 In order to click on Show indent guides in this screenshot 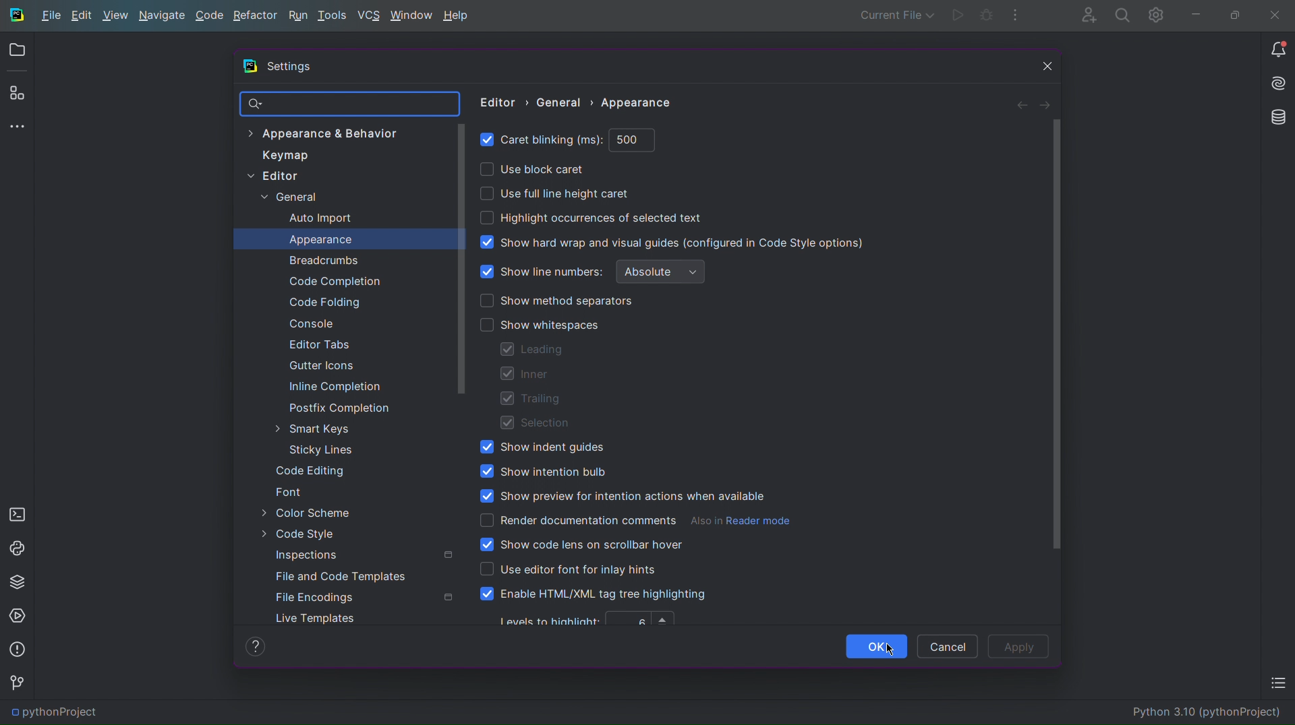, I will do `click(537, 449)`.